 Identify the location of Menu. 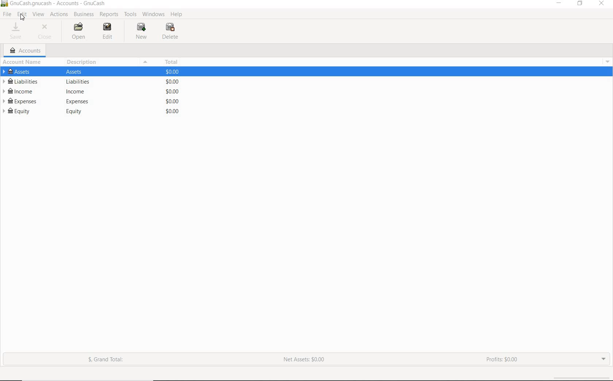
(605, 61).